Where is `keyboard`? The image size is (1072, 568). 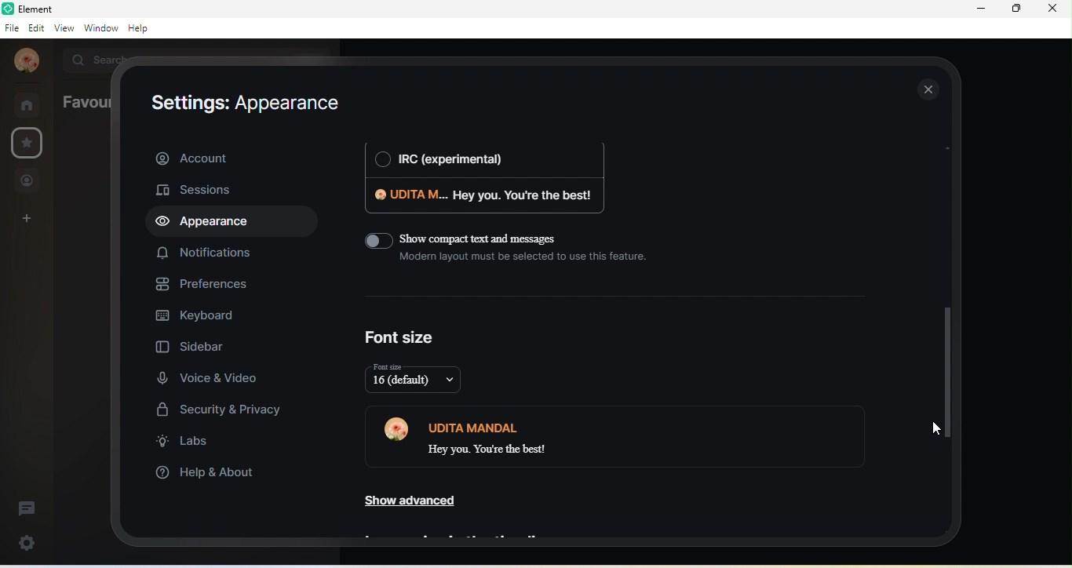 keyboard is located at coordinates (197, 315).